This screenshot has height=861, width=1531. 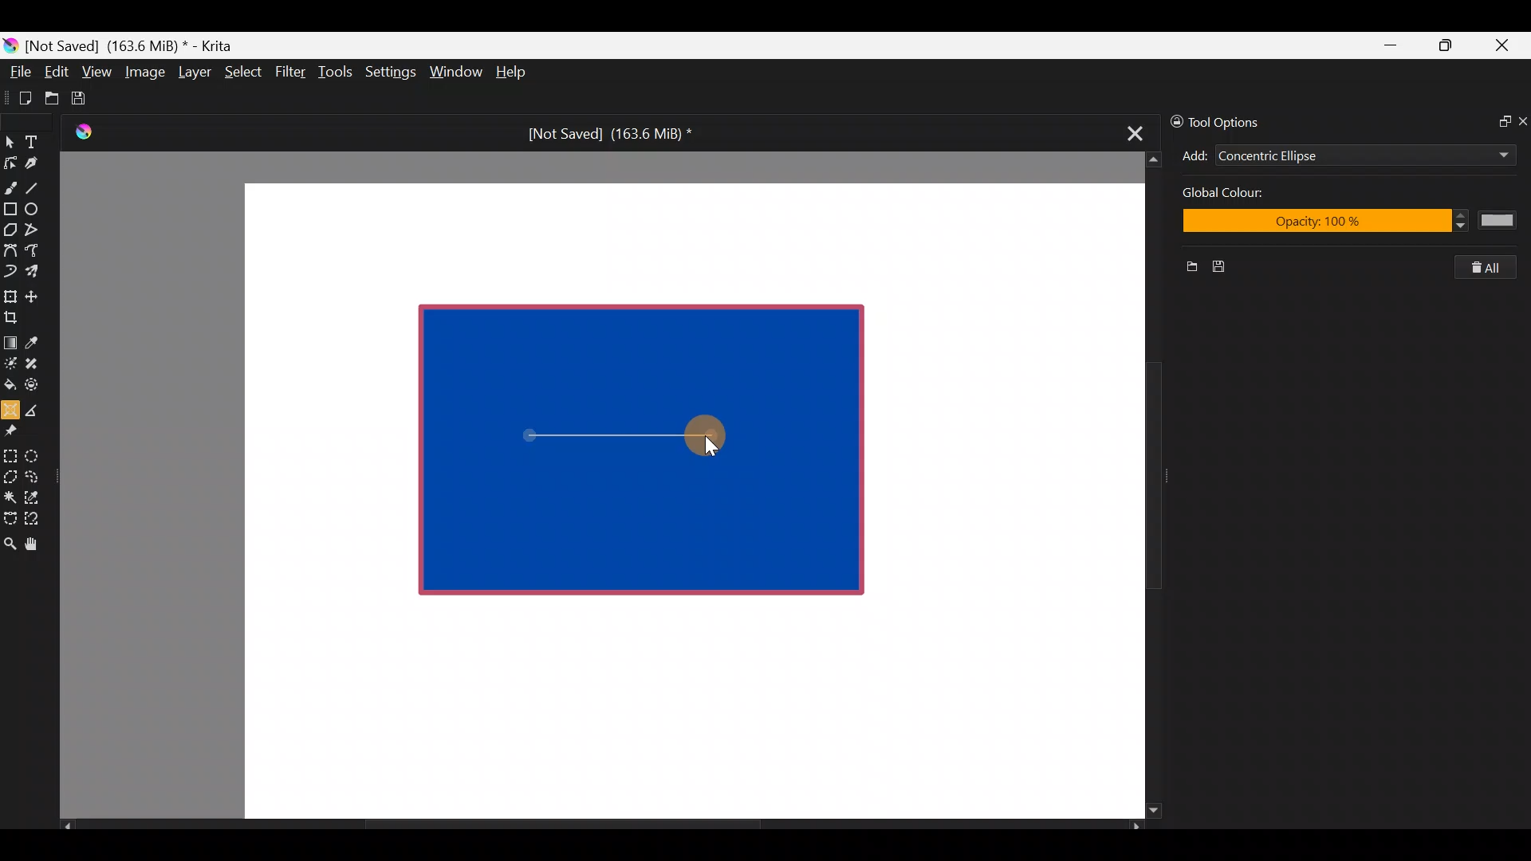 What do you see at coordinates (10, 182) in the screenshot?
I see `Freehand brush tool` at bounding box center [10, 182].